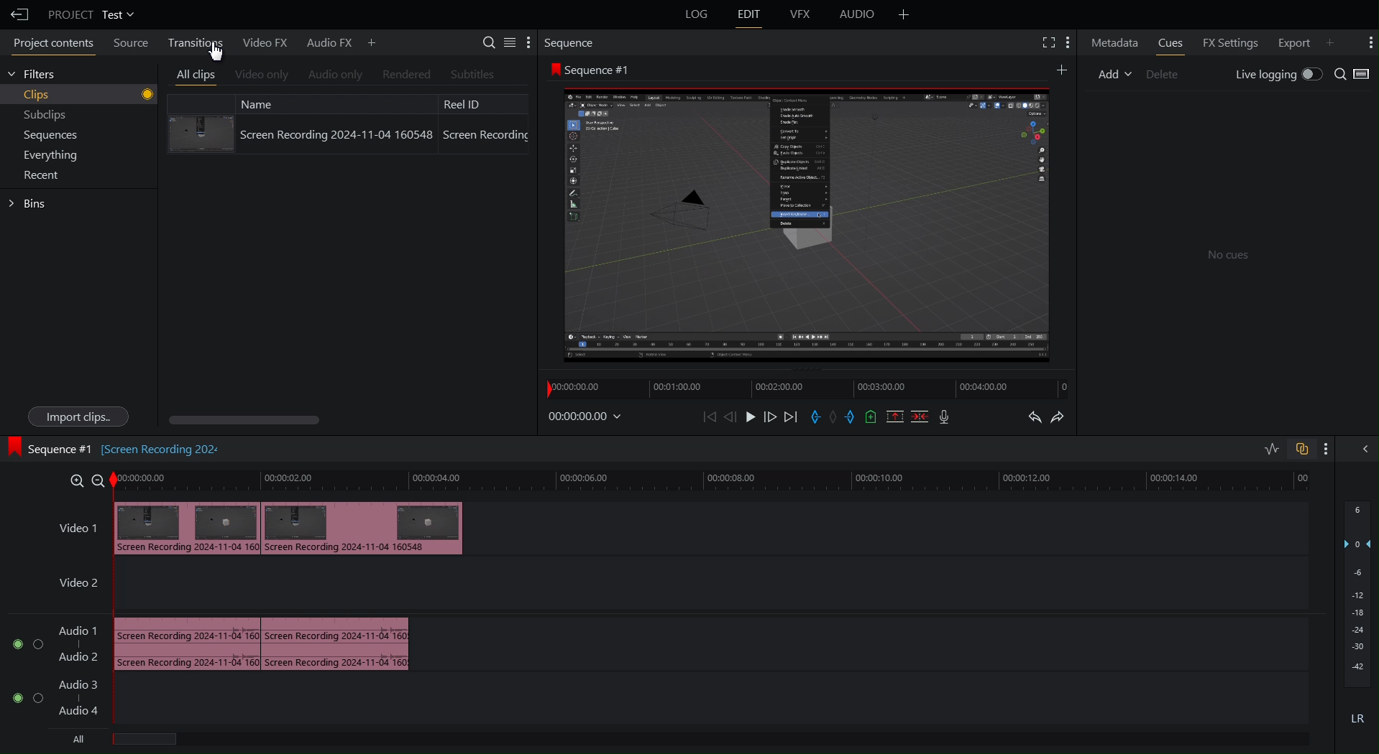 The height and width of the screenshot is (754, 1379). I want to click on Skip Back, so click(708, 417).